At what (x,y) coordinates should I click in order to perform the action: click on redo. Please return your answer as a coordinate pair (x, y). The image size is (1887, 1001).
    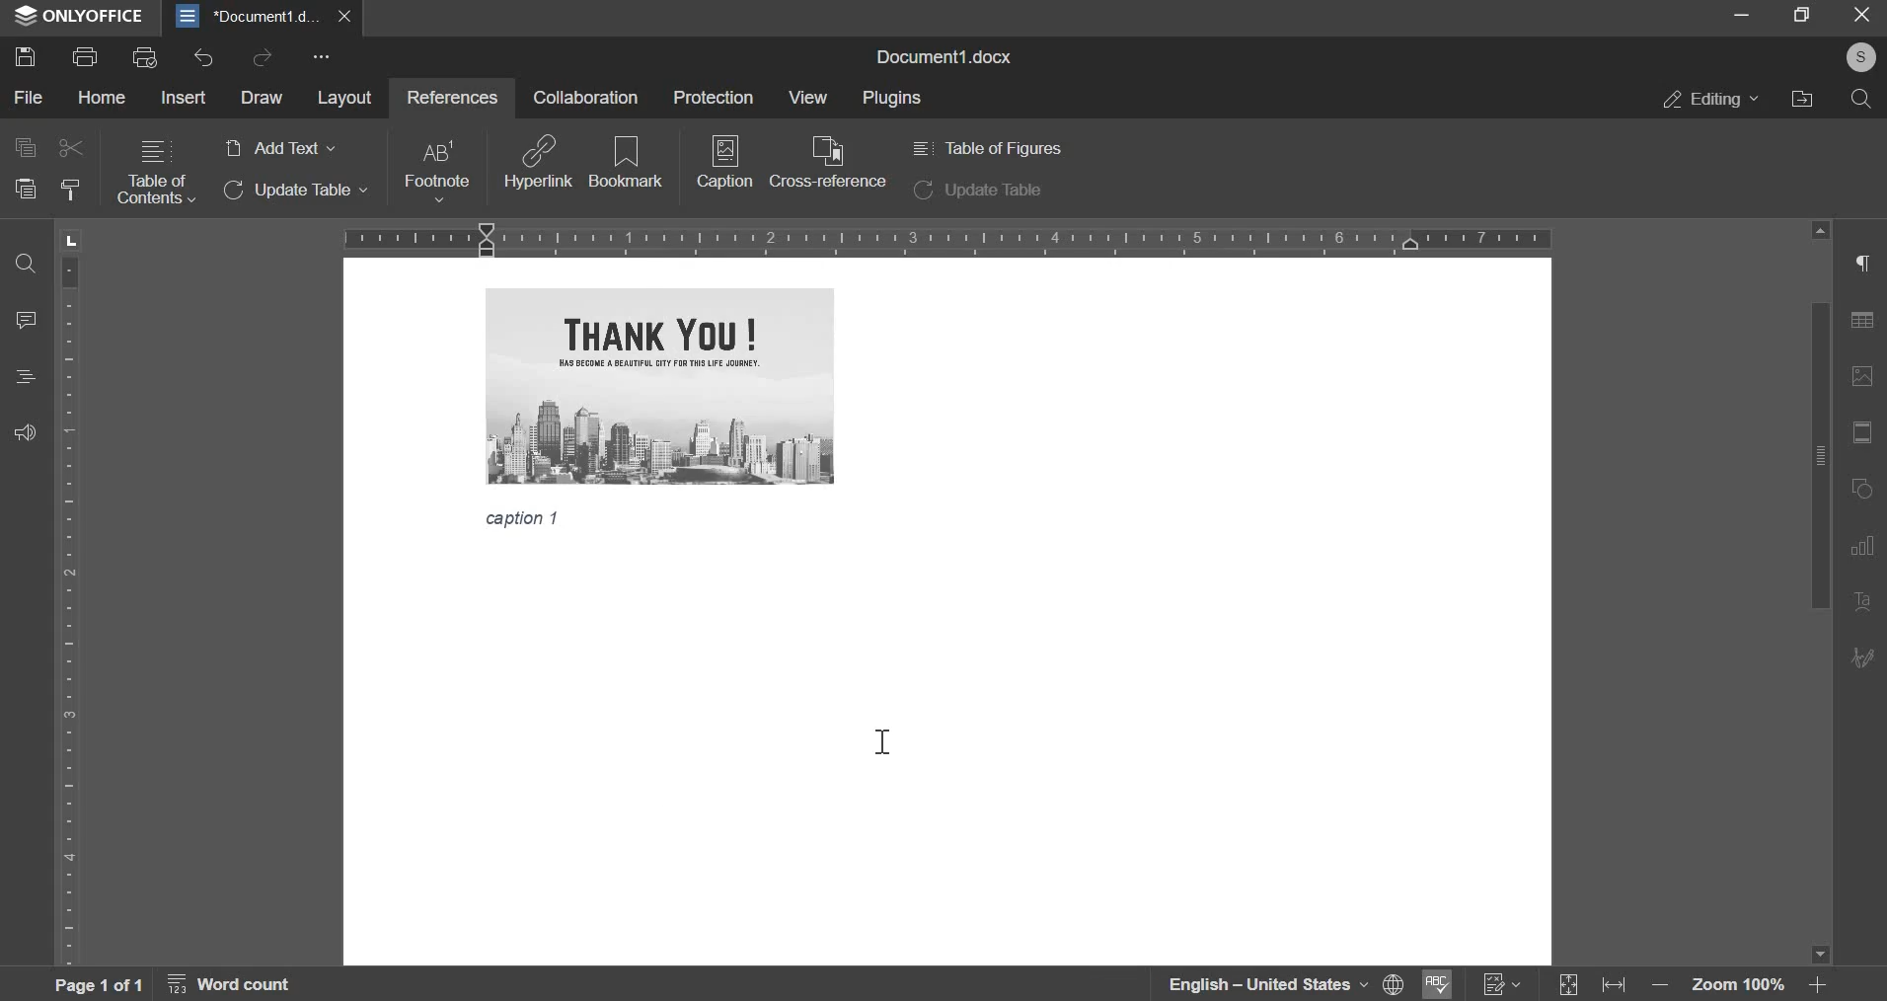
    Looking at the image, I should click on (262, 56).